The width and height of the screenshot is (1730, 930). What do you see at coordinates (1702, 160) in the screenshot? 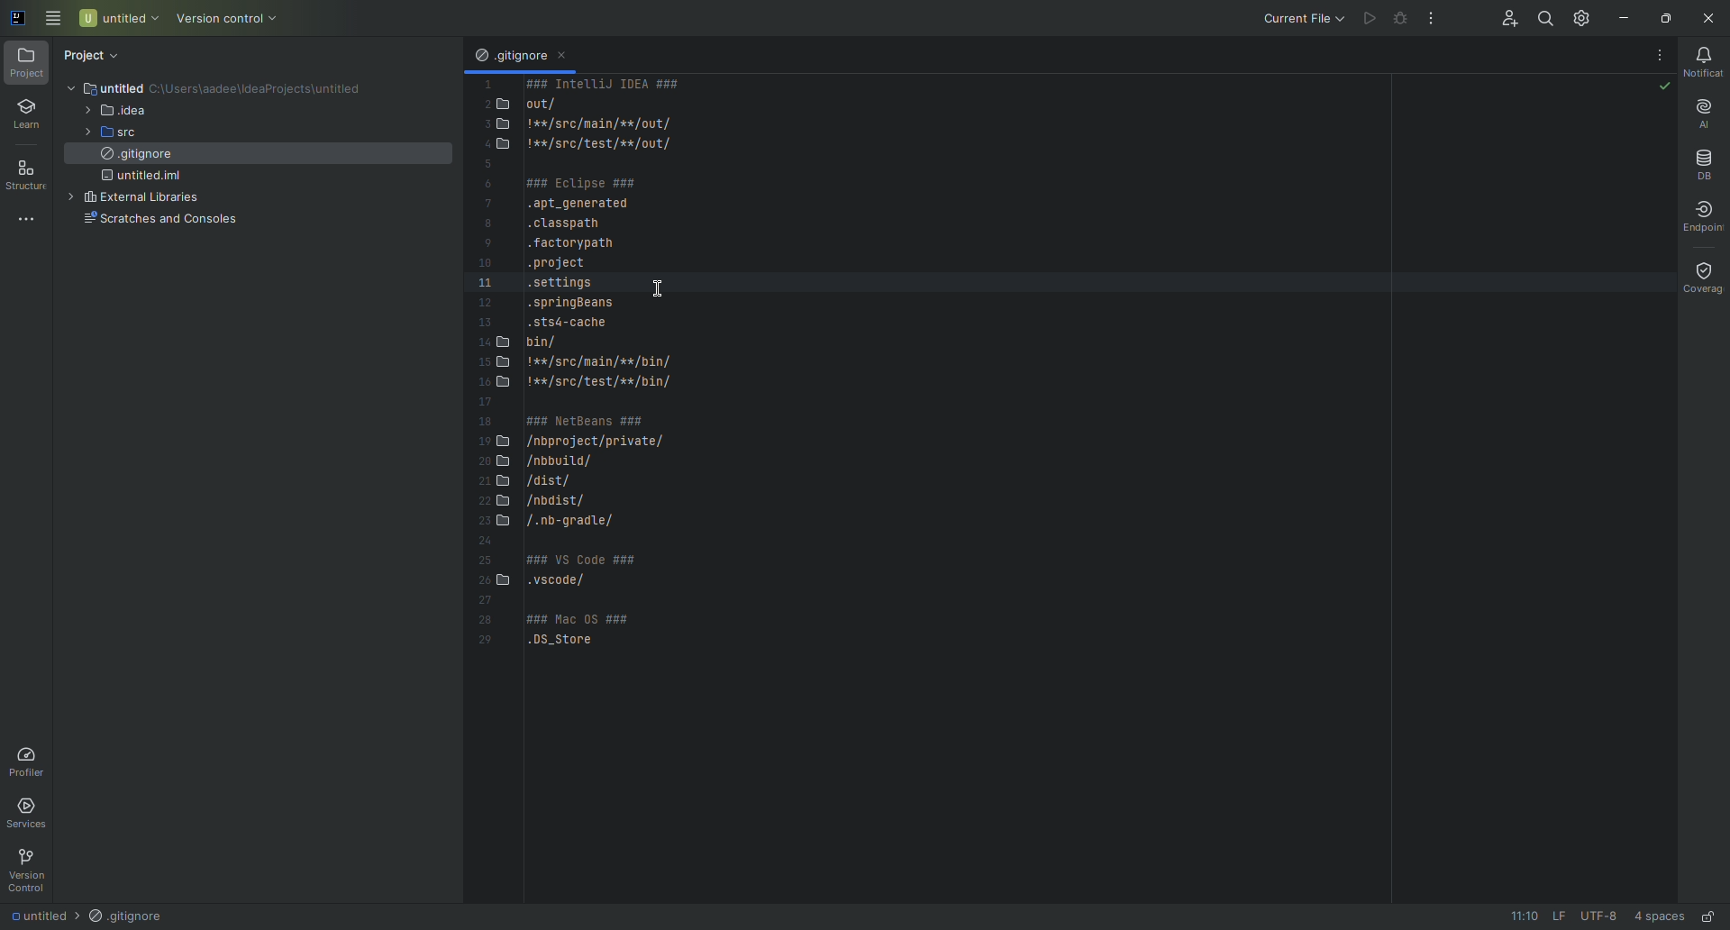
I see `Database` at bounding box center [1702, 160].